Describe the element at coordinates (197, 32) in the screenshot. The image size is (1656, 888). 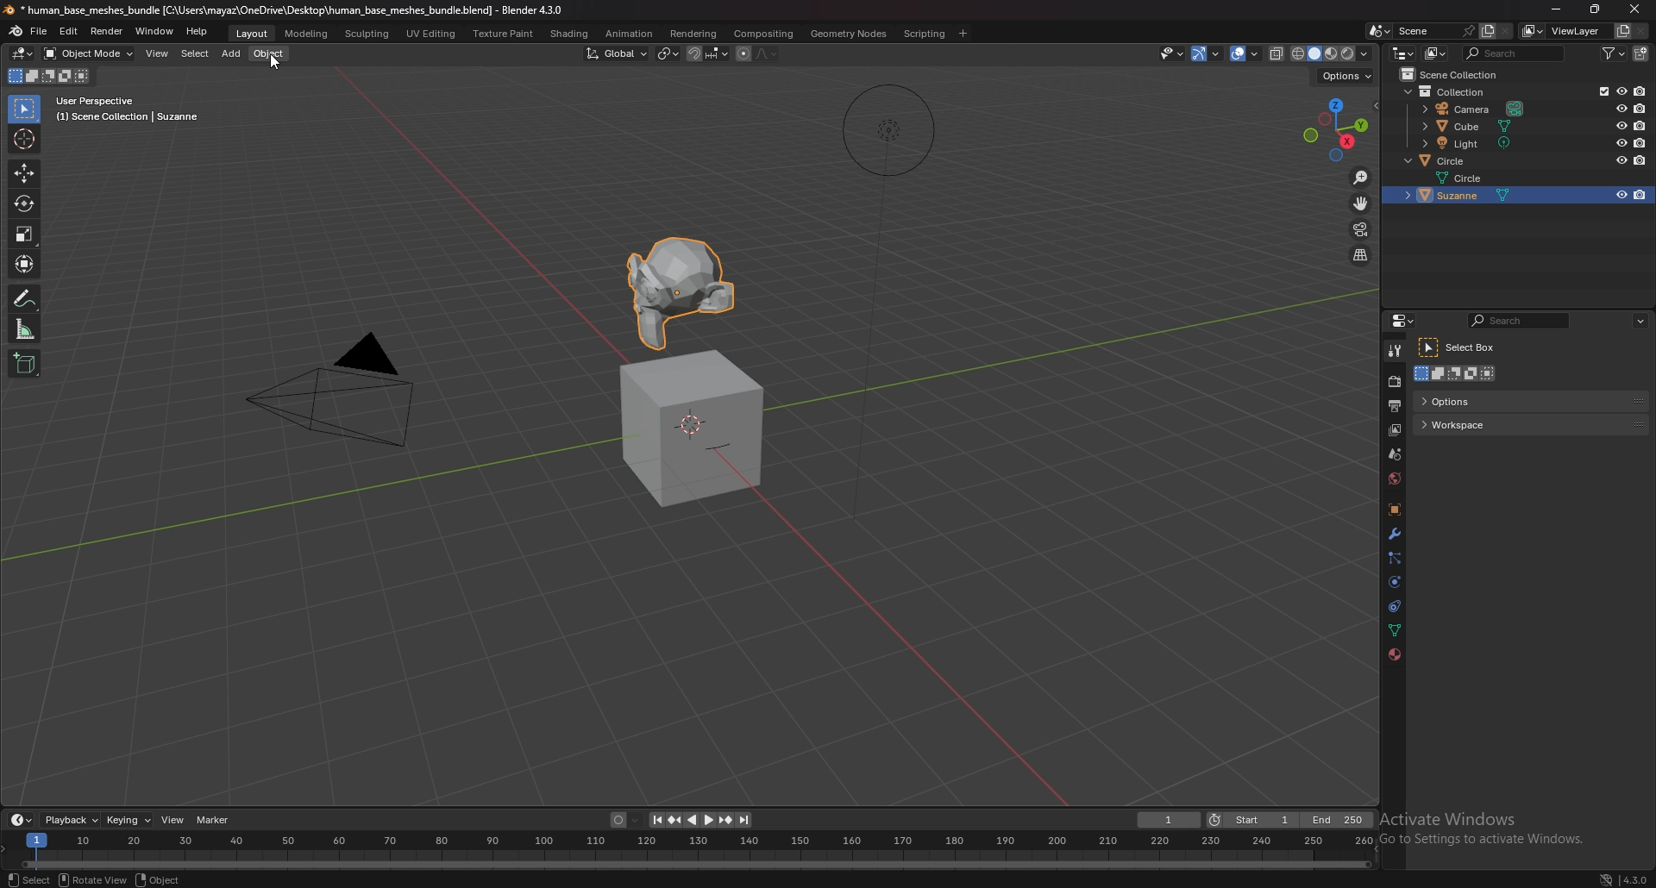
I see `help` at that location.